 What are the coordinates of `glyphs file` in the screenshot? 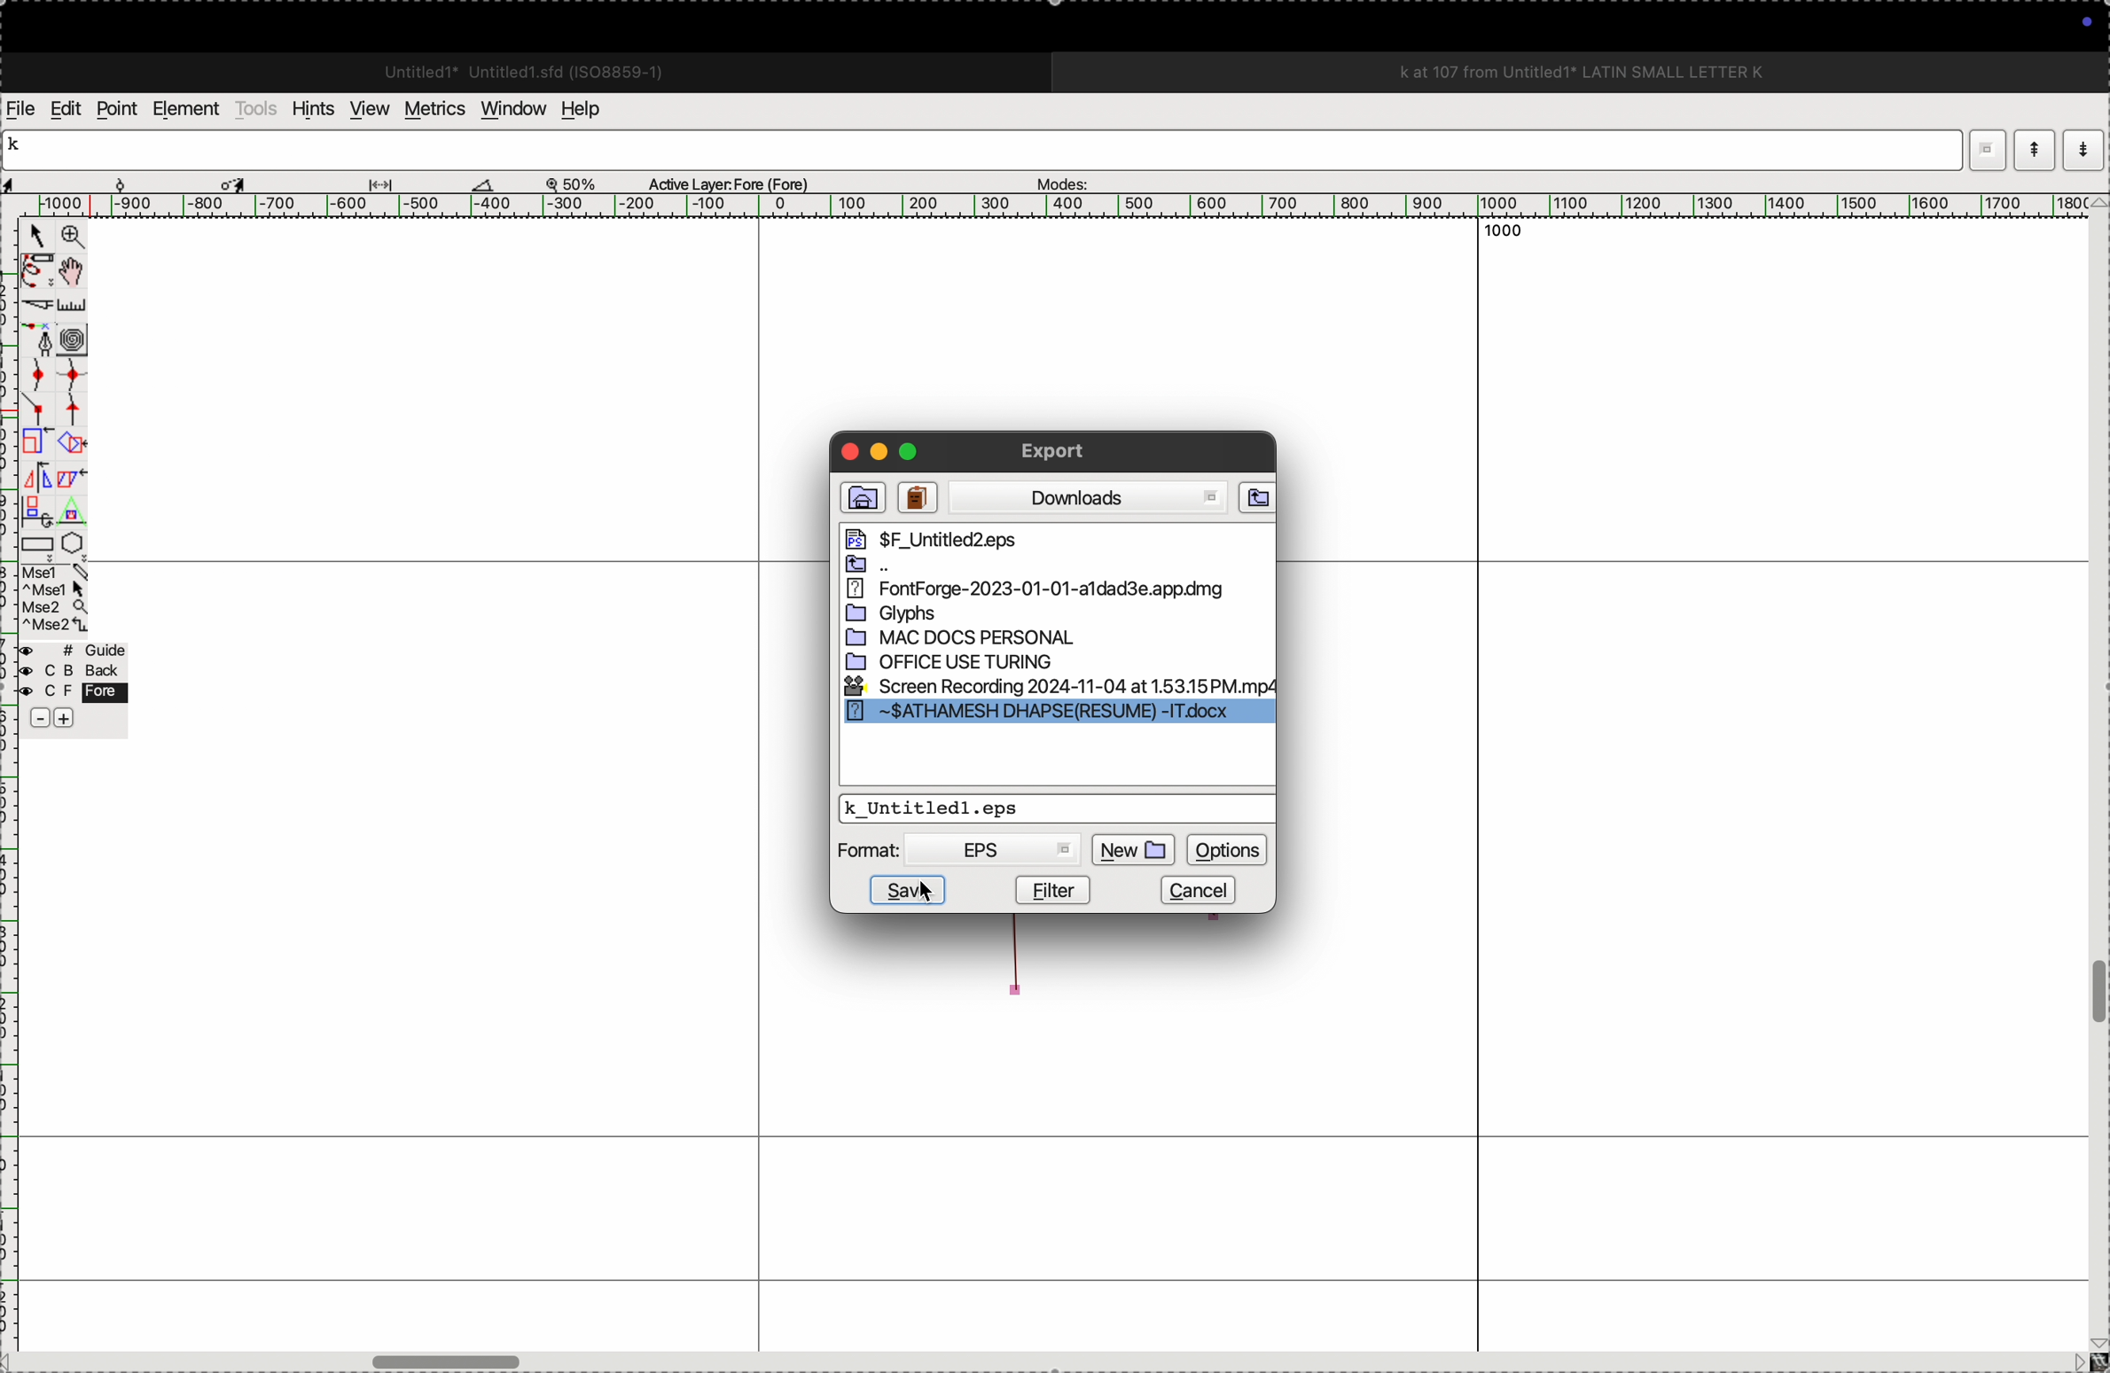 It's located at (975, 616).